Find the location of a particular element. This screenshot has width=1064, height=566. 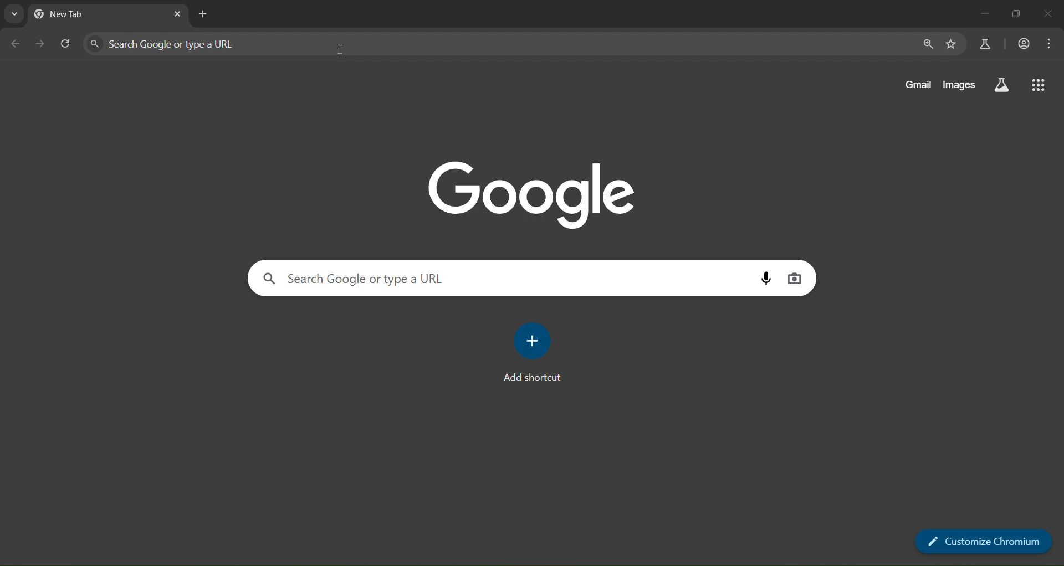

search labs is located at coordinates (985, 45).